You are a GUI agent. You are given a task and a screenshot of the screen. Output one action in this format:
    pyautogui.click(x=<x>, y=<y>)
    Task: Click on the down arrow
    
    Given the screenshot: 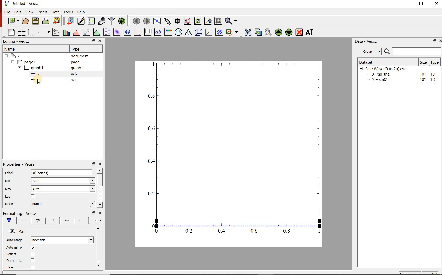 What is the action you would take?
    pyautogui.click(x=9, y=220)
    